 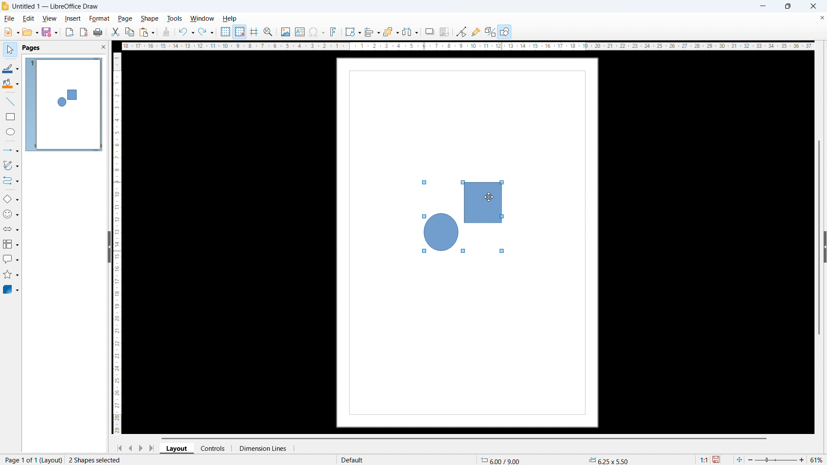 What do you see at coordinates (410, 31) in the screenshot?
I see `select at least 3 objects to distribute` at bounding box center [410, 31].